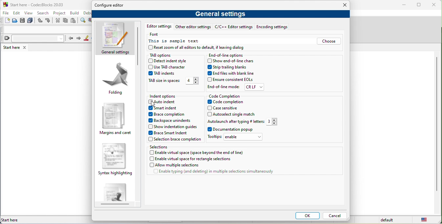 Image resolution: width=442 pixels, height=224 pixels. Describe the element at coordinates (71, 38) in the screenshot. I see `prev` at that location.